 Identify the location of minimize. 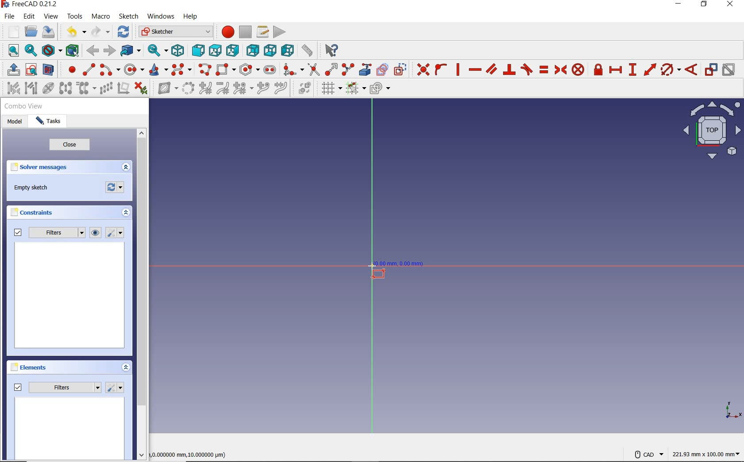
(679, 6).